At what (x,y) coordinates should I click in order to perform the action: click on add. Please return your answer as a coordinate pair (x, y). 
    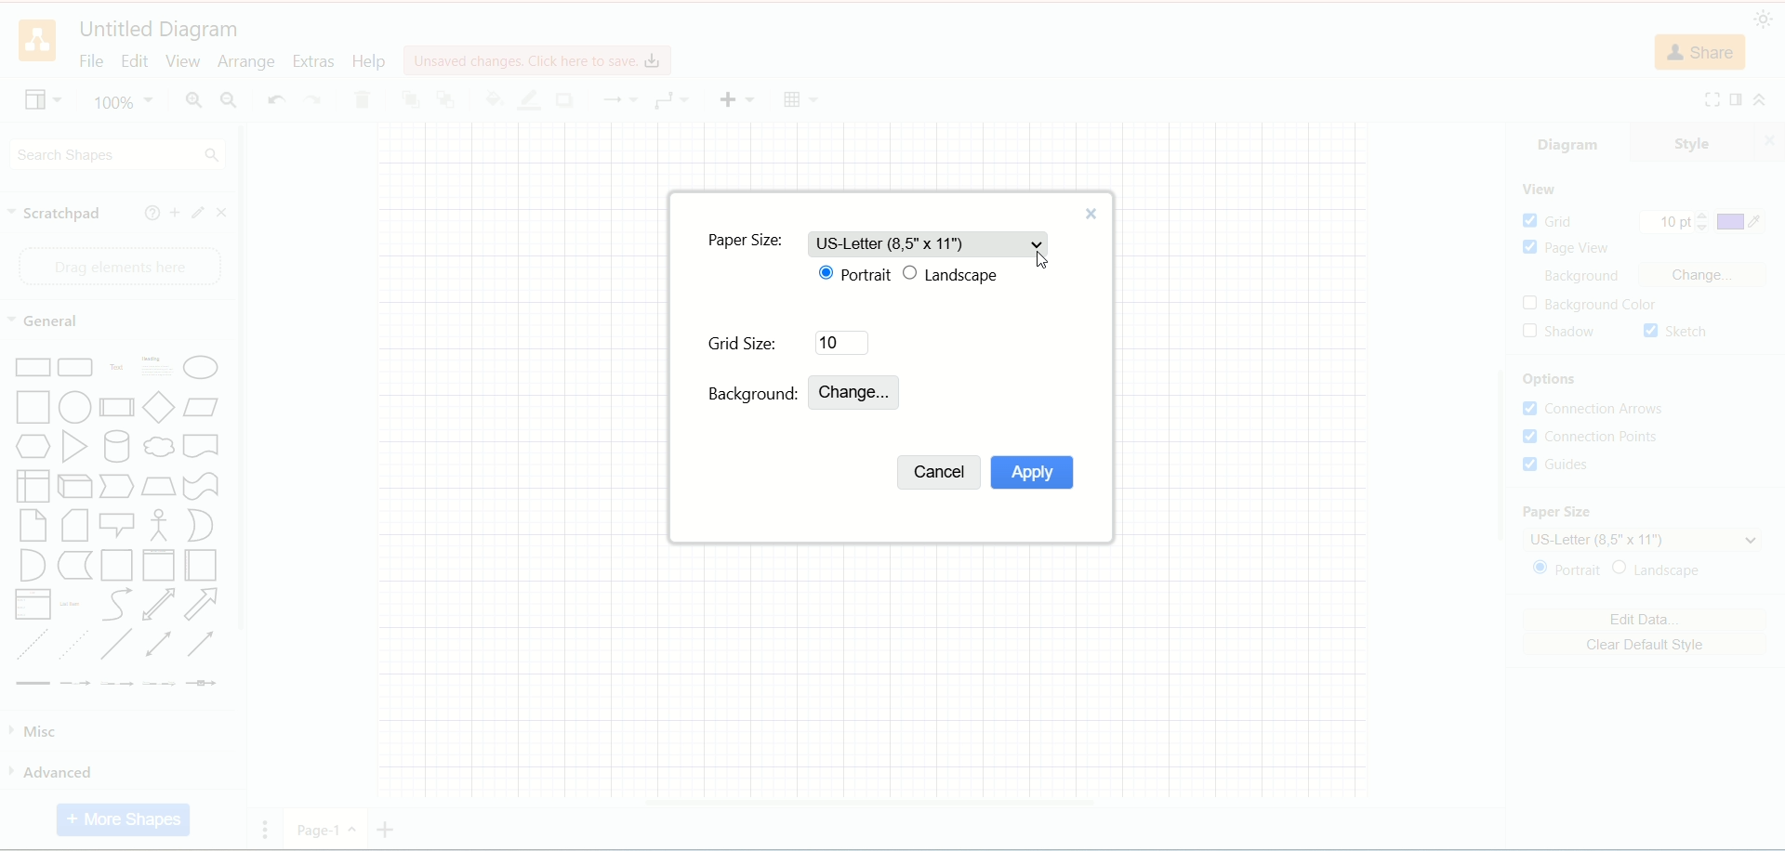
    Looking at the image, I should click on (171, 212).